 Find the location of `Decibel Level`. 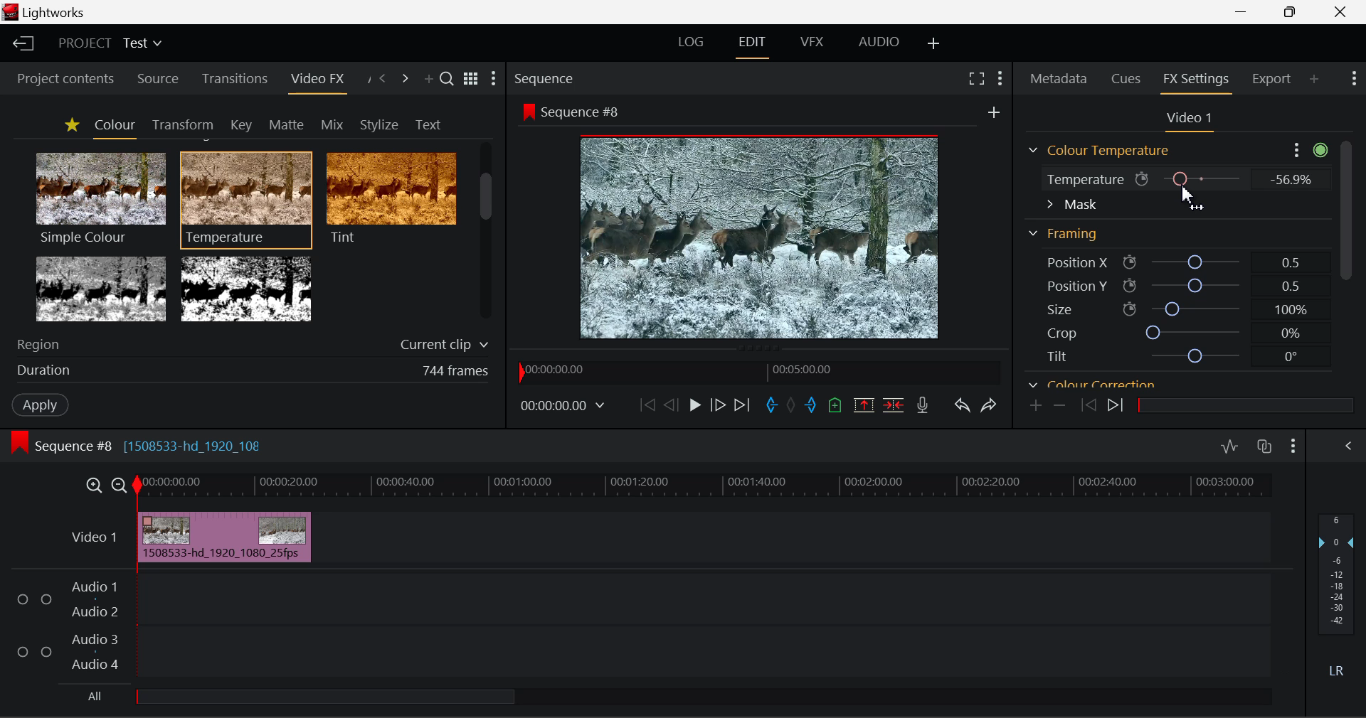

Decibel Level is located at coordinates (1337, 593).